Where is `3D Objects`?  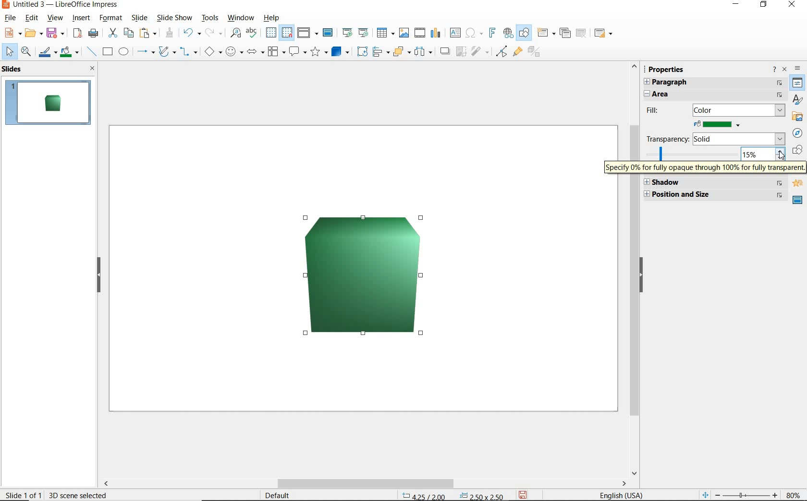 3D Objects is located at coordinates (341, 53).